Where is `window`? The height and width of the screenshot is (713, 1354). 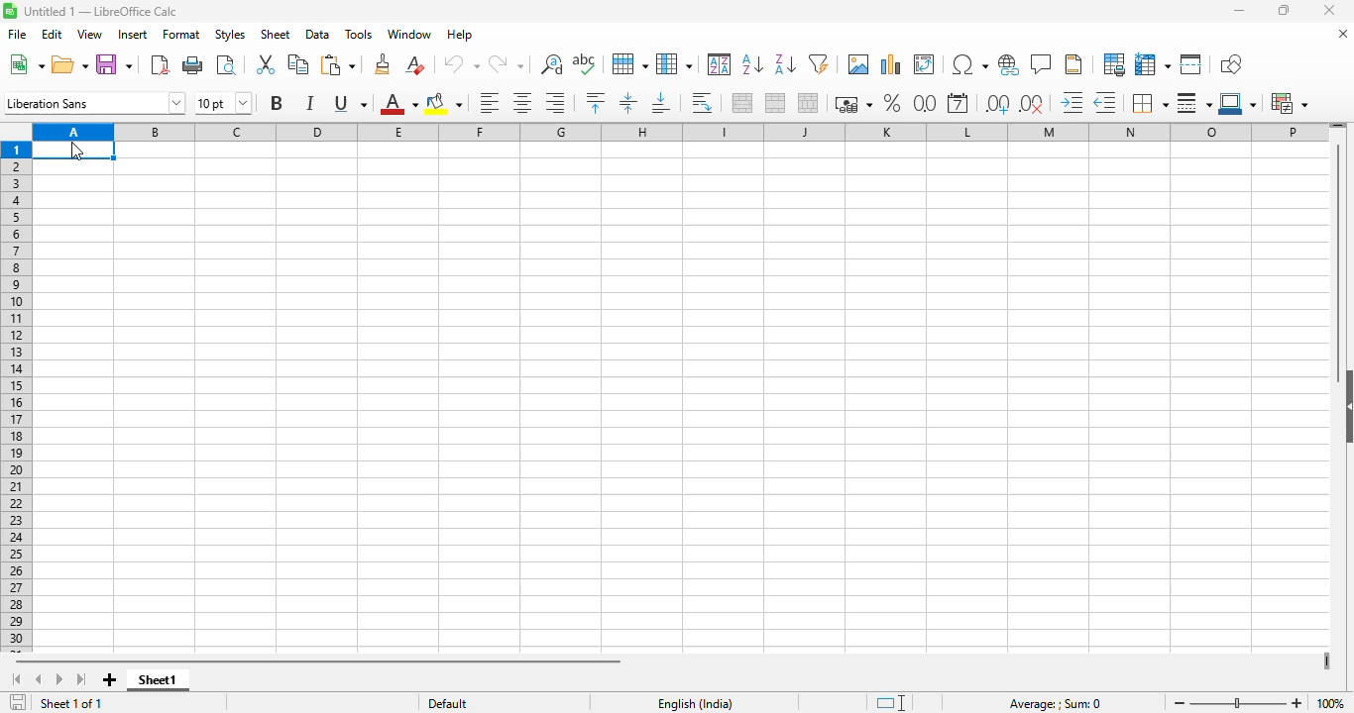 window is located at coordinates (410, 34).